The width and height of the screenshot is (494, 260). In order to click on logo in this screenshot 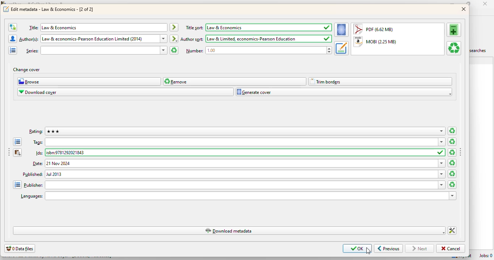, I will do `click(6, 9)`.